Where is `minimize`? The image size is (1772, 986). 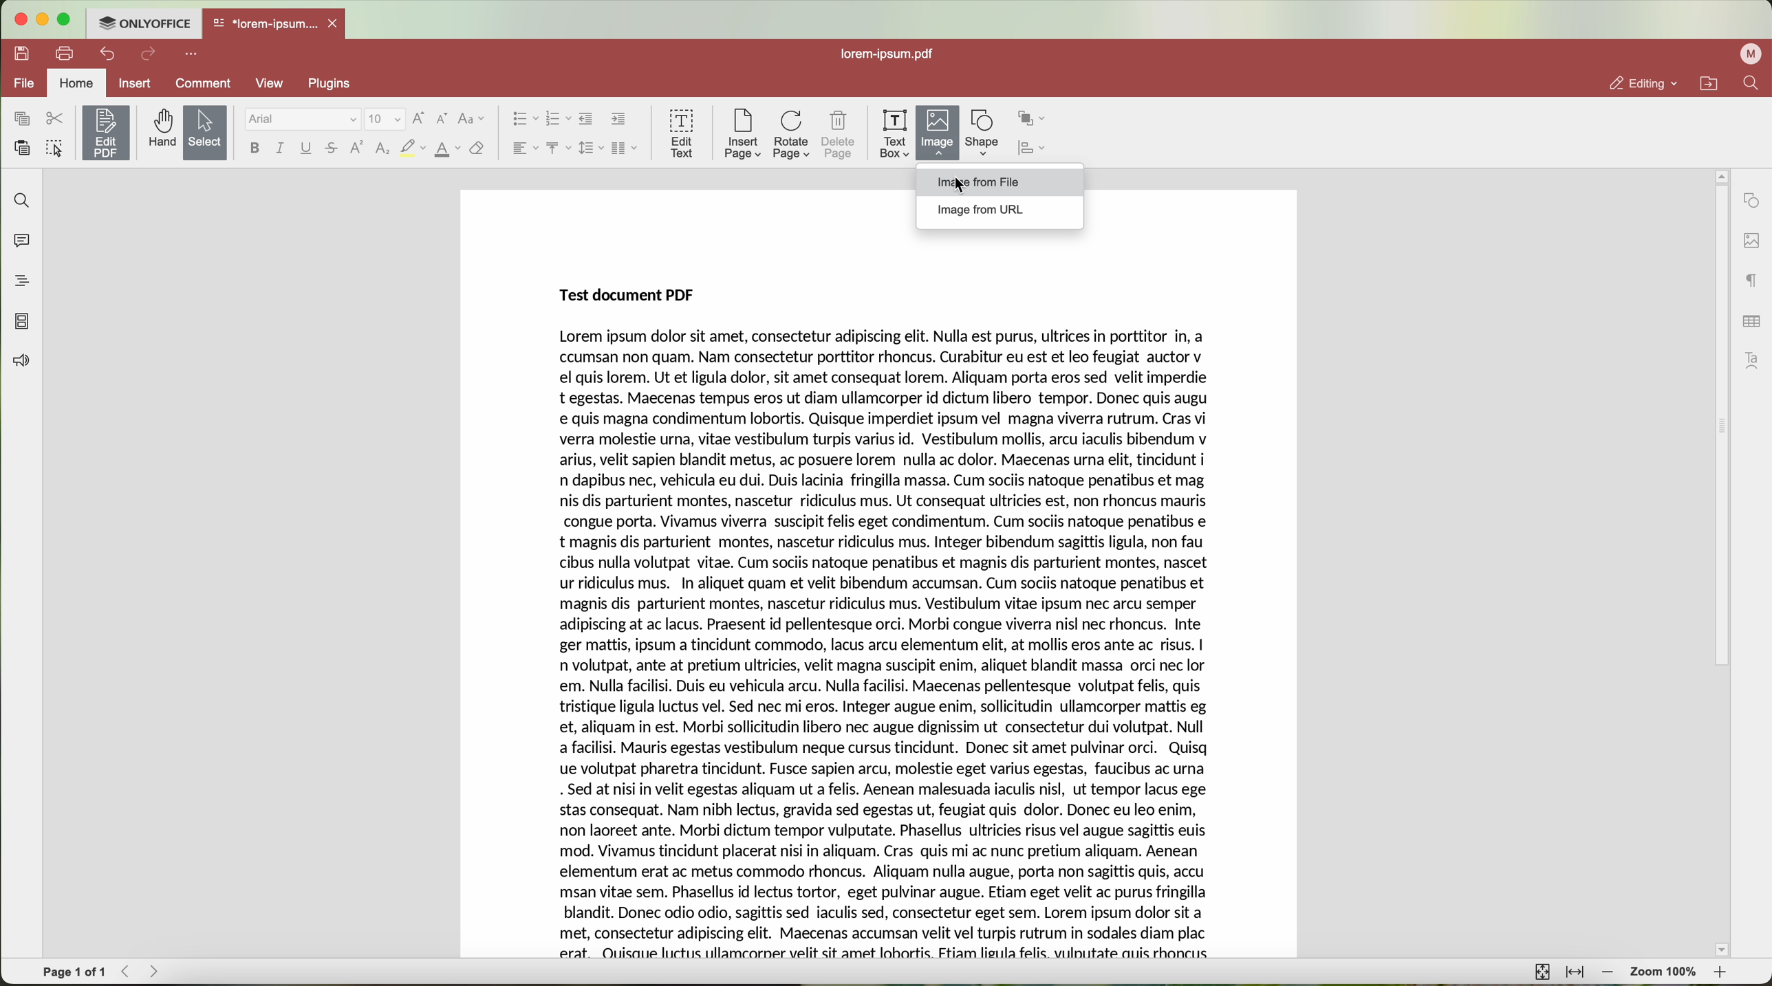 minimize is located at coordinates (41, 19).